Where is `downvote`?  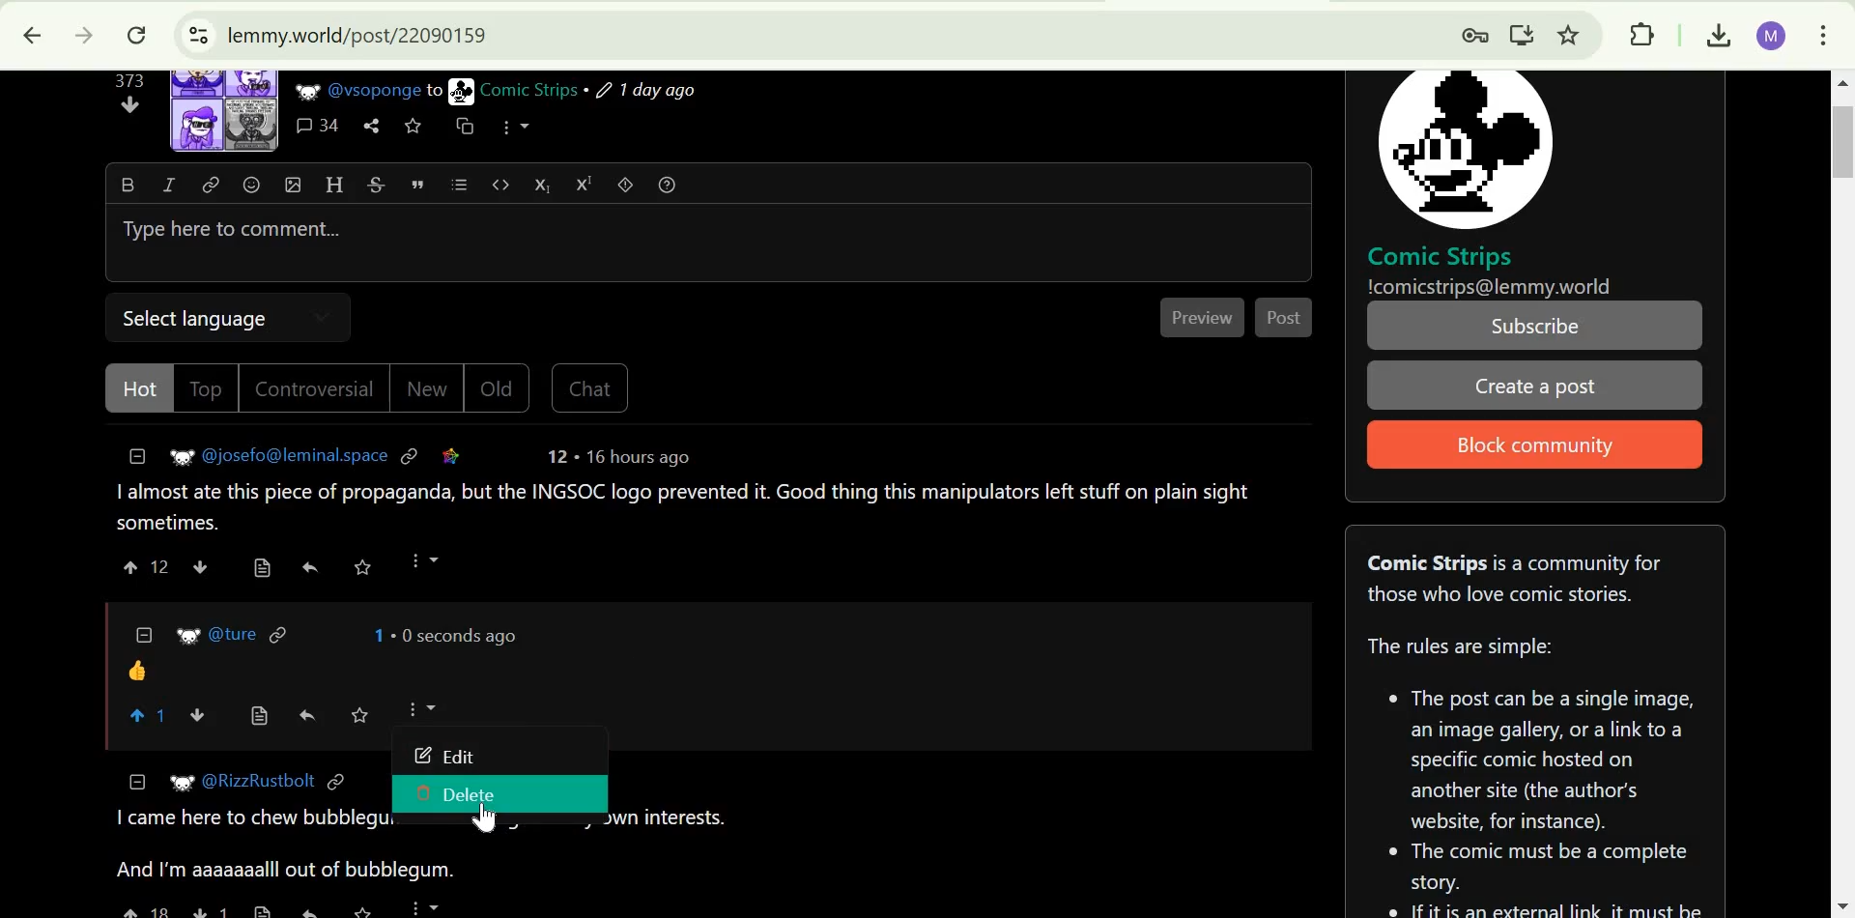
downvote is located at coordinates (200, 715).